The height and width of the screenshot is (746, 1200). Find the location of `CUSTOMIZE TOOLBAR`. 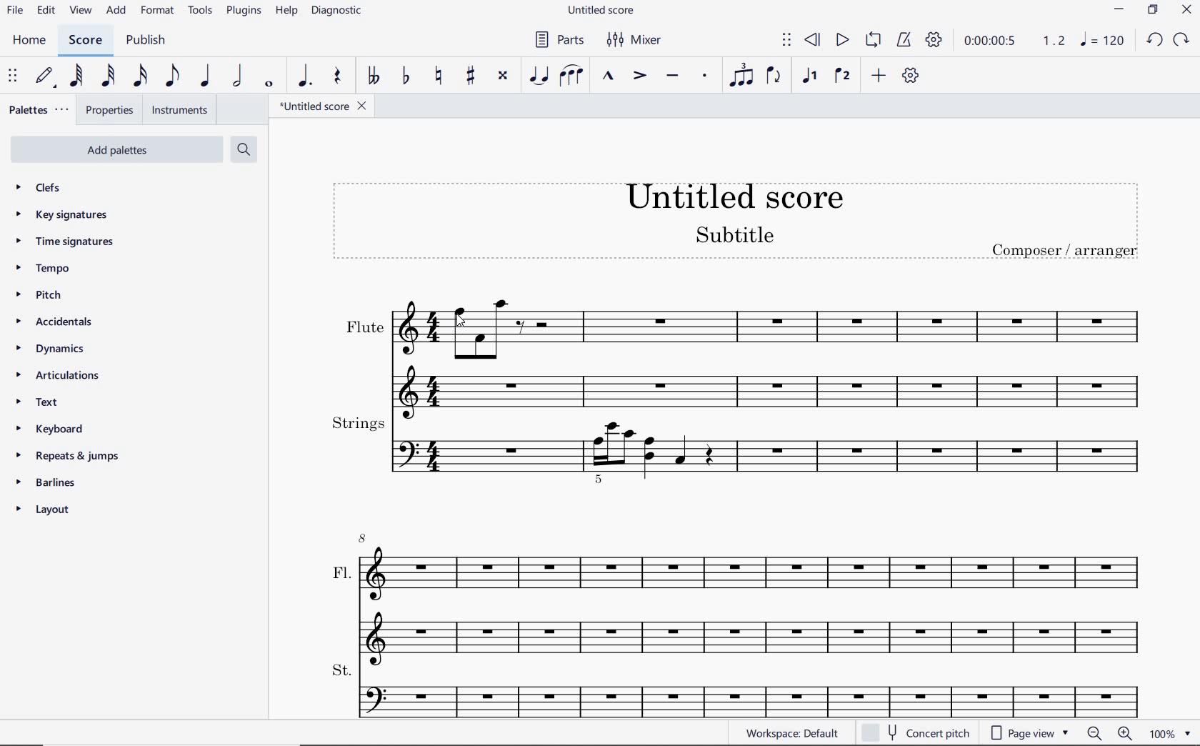

CUSTOMIZE TOOLBAR is located at coordinates (913, 76).